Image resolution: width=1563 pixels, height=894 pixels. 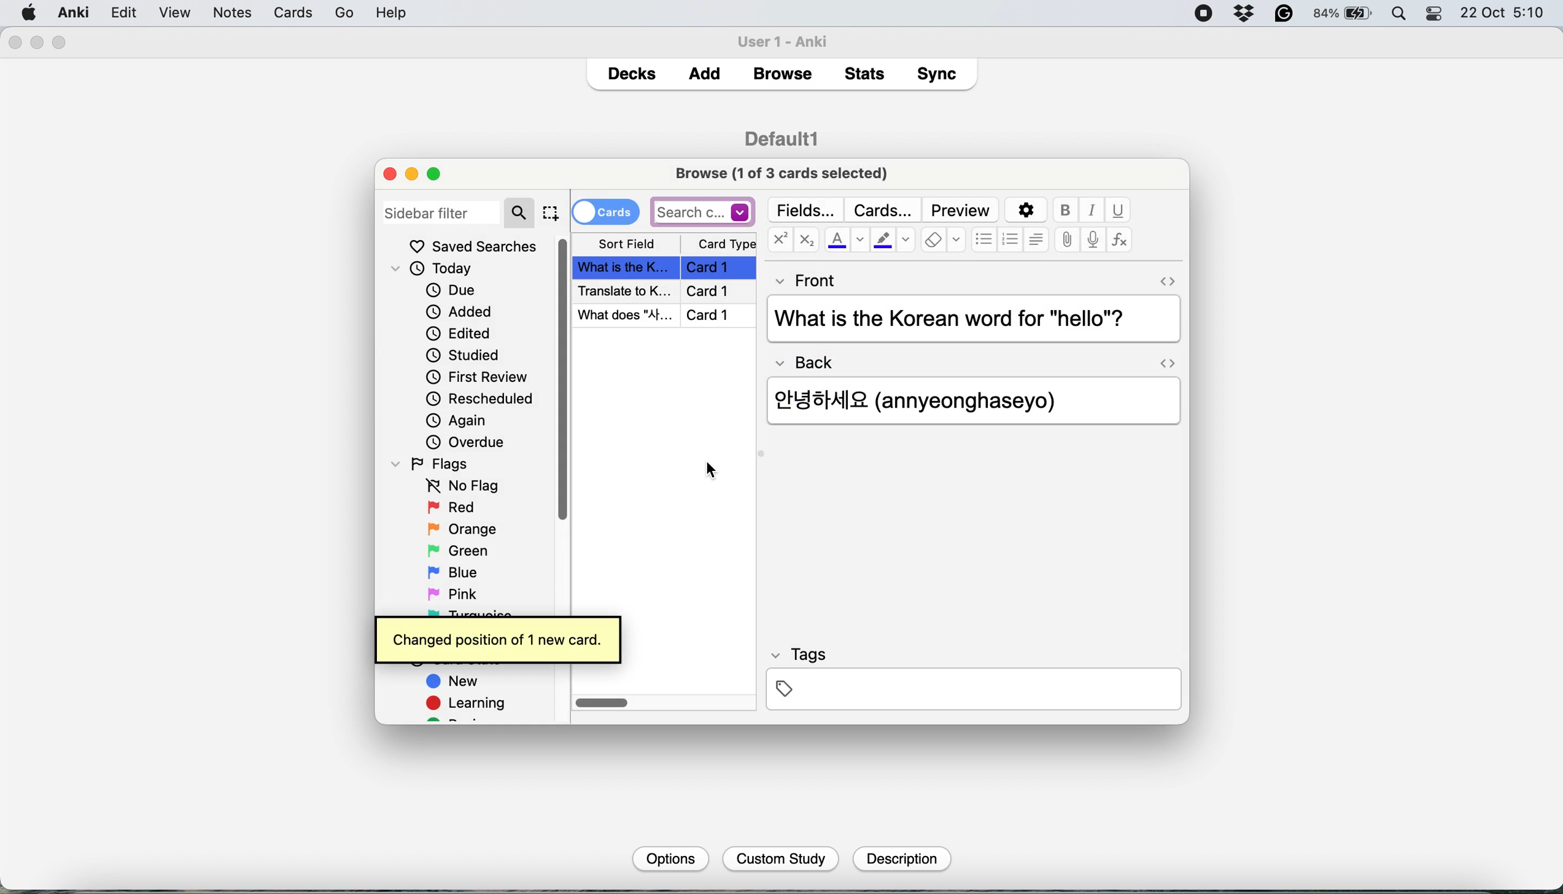 I want to click on side bar vertical scroll bar, so click(x=564, y=379).